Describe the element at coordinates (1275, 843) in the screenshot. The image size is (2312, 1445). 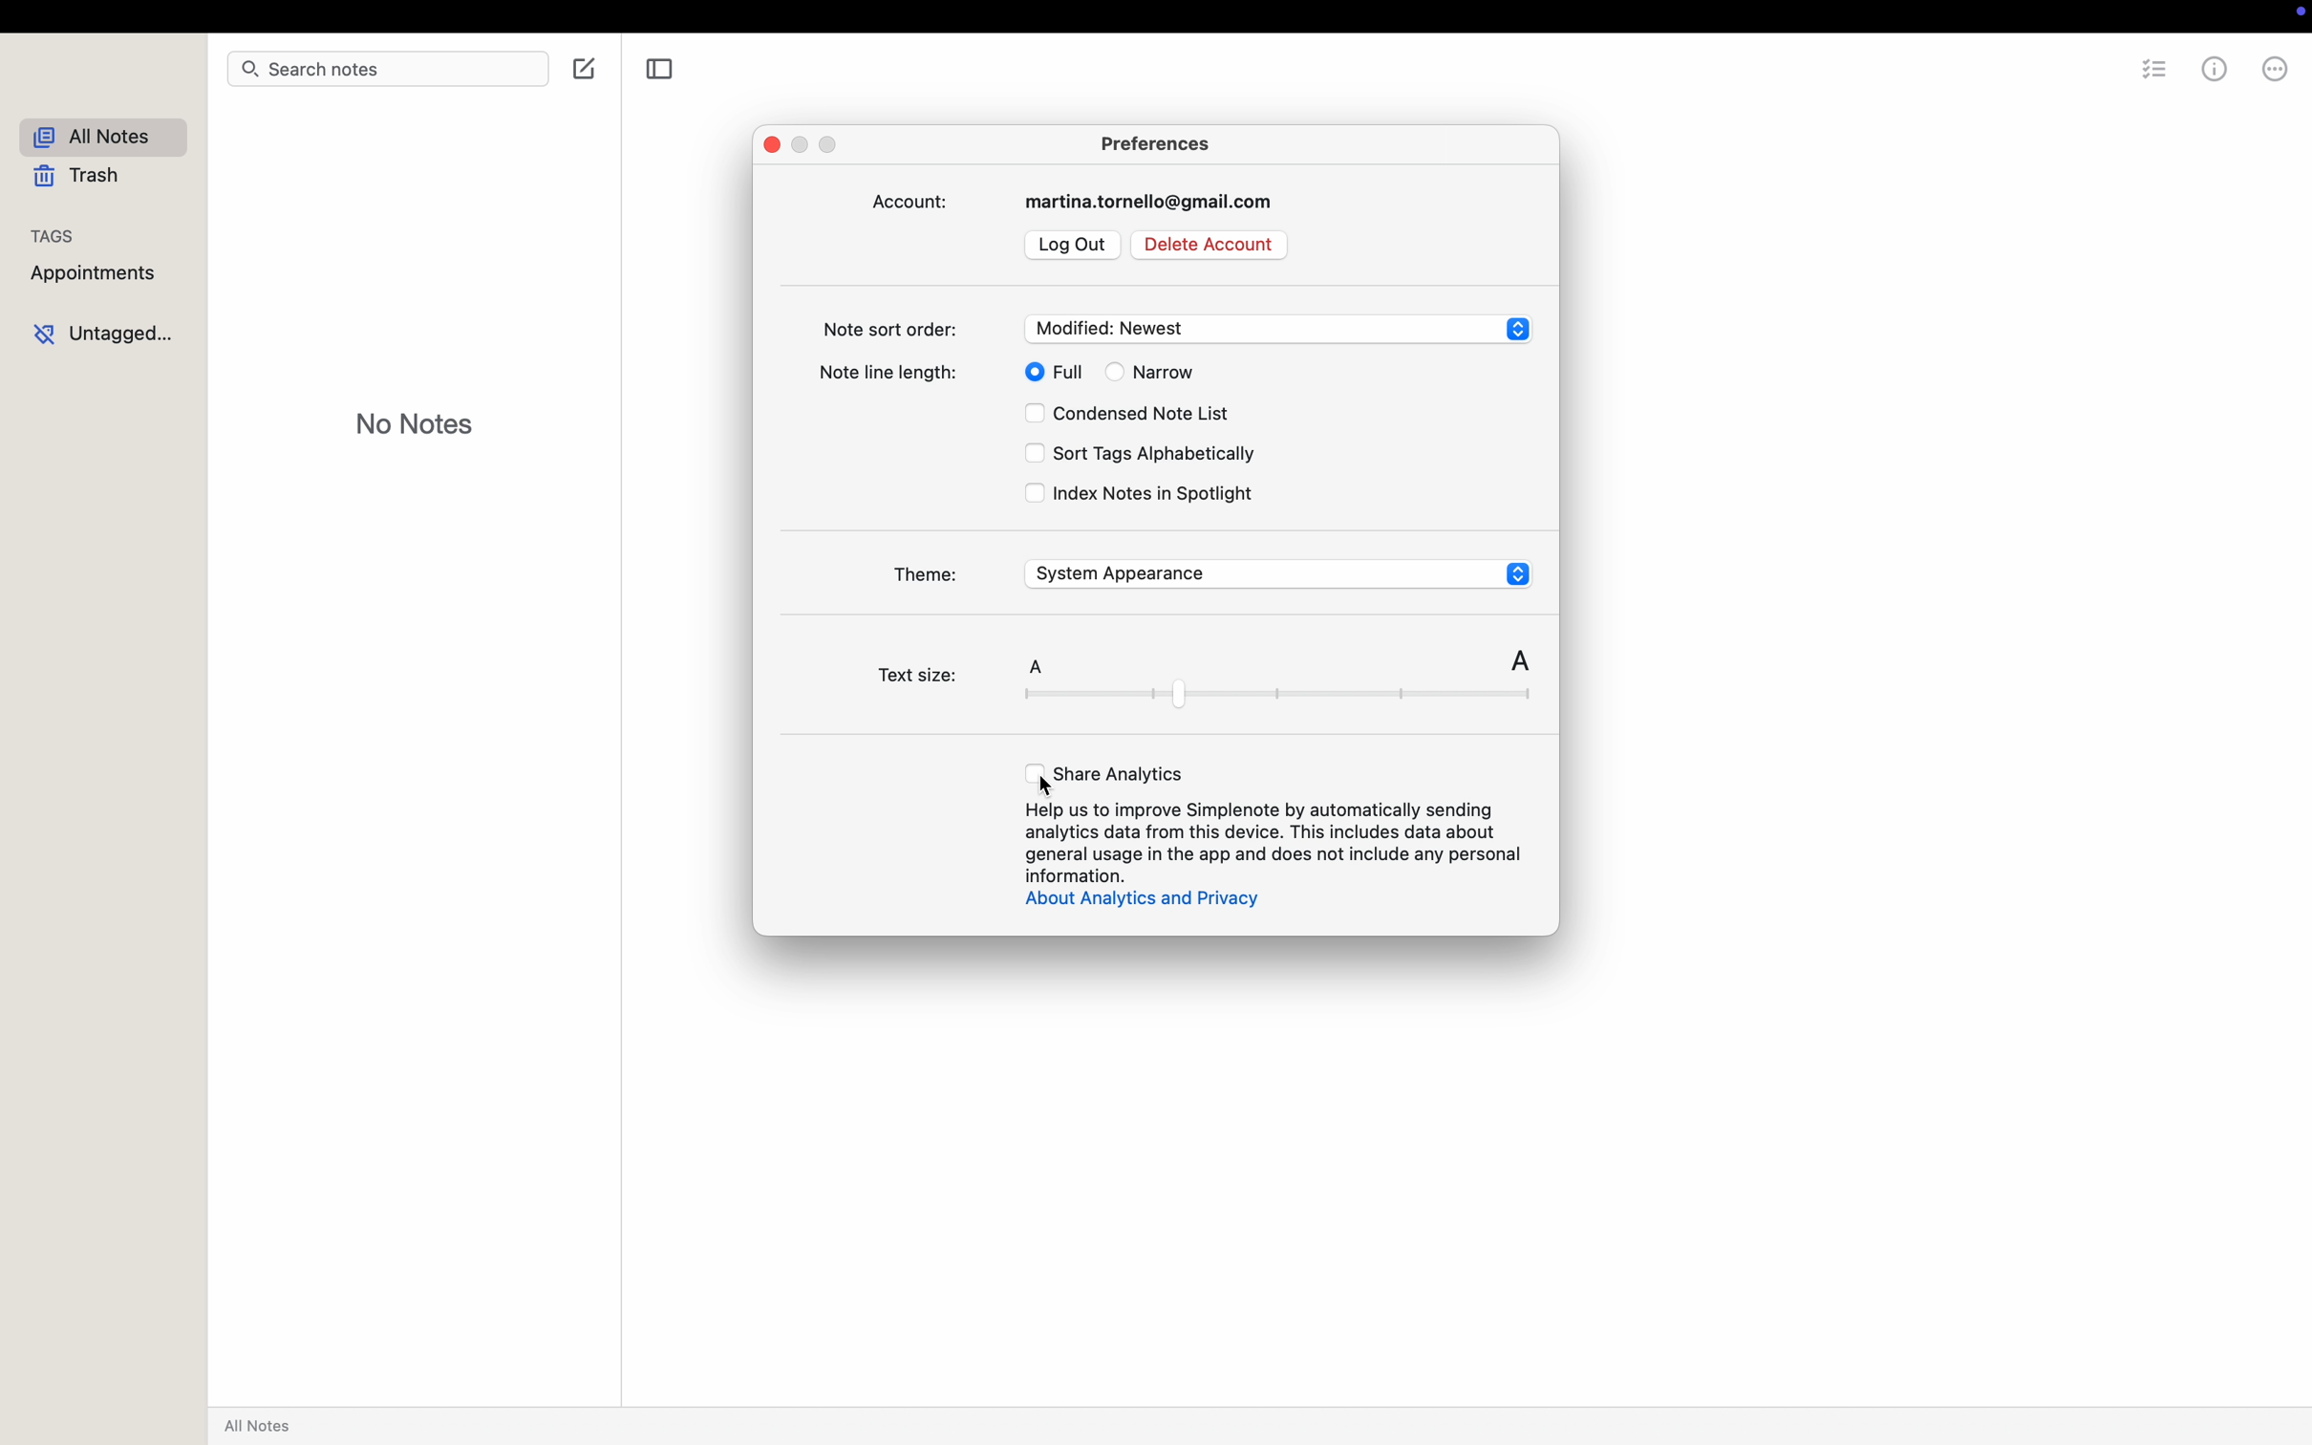
I see `Help us to improve Simplenote by automatically sending analytics data from this device...` at that location.